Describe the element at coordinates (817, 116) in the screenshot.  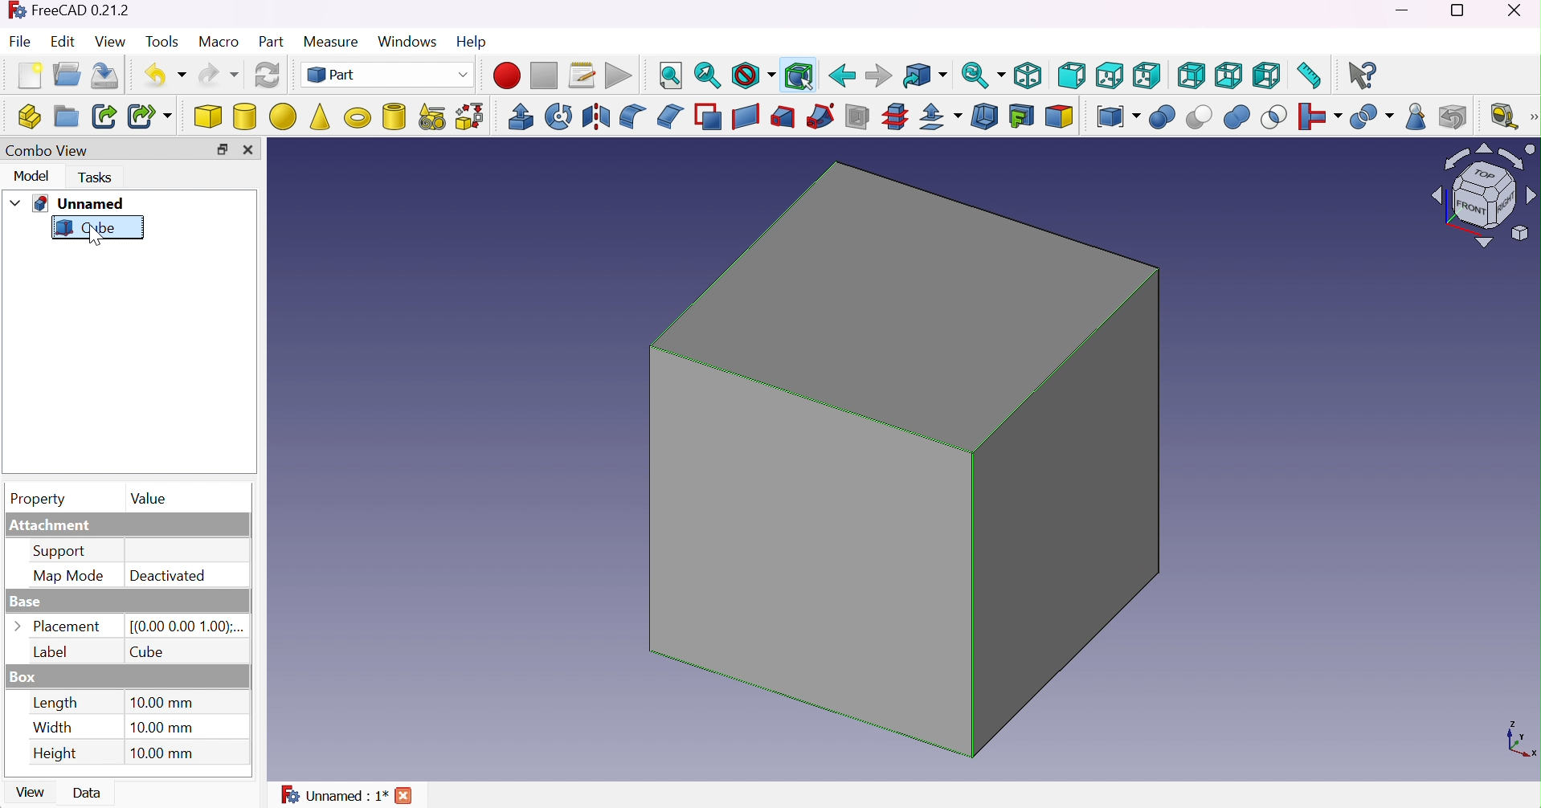
I see `Sweep` at that location.